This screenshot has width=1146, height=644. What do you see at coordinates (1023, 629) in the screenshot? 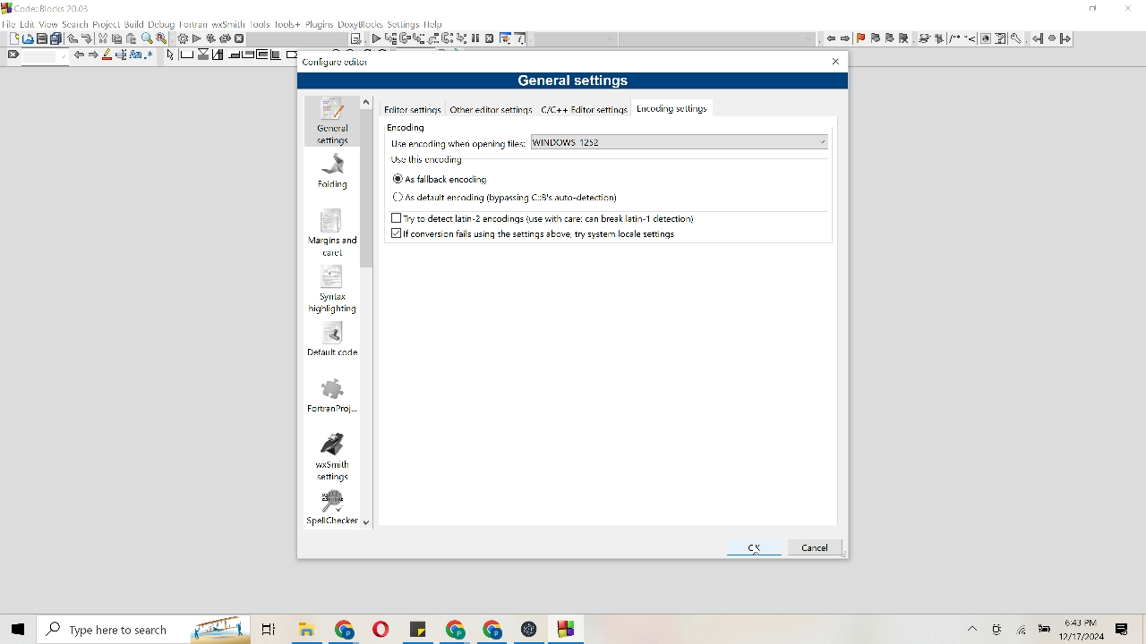
I see `Wifi` at bounding box center [1023, 629].